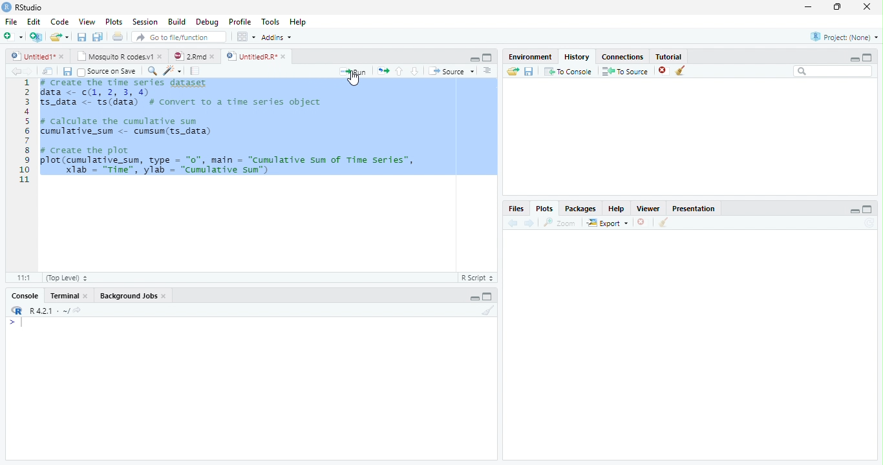  I want to click on History, so click(575, 57).